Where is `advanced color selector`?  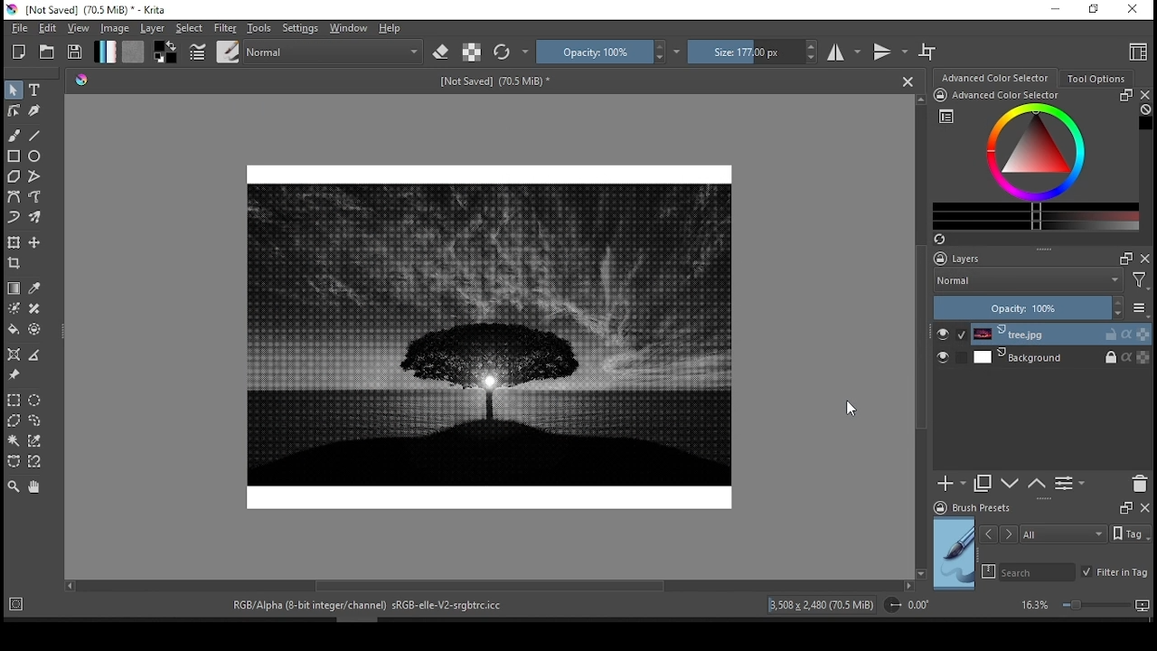 advanced color selector is located at coordinates (1033, 167).